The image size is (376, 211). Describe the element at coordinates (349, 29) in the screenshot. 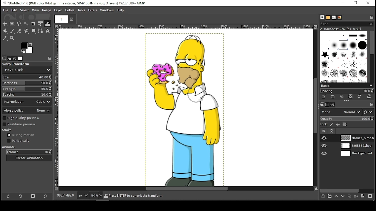

I see `hardness 050` at that location.